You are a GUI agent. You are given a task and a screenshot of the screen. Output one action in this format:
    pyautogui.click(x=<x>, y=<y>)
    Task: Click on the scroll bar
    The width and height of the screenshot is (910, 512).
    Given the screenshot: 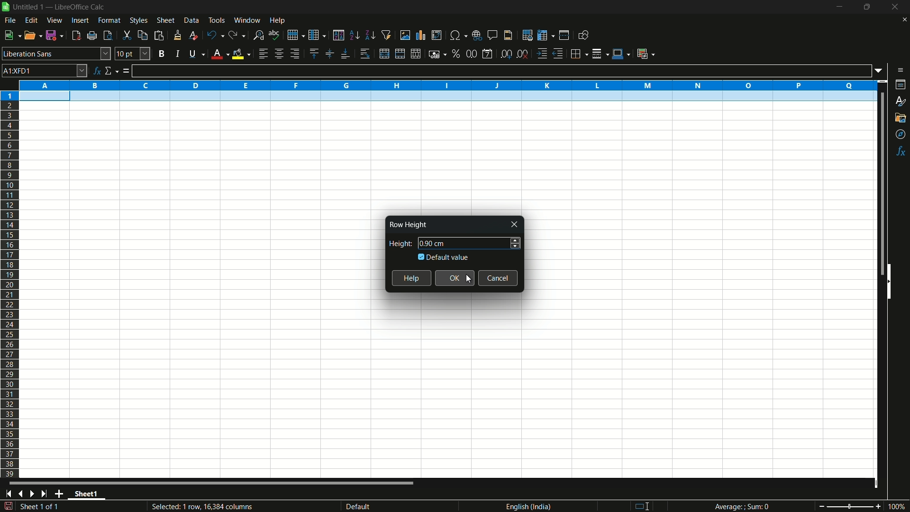 What is the action you would take?
    pyautogui.click(x=877, y=184)
    